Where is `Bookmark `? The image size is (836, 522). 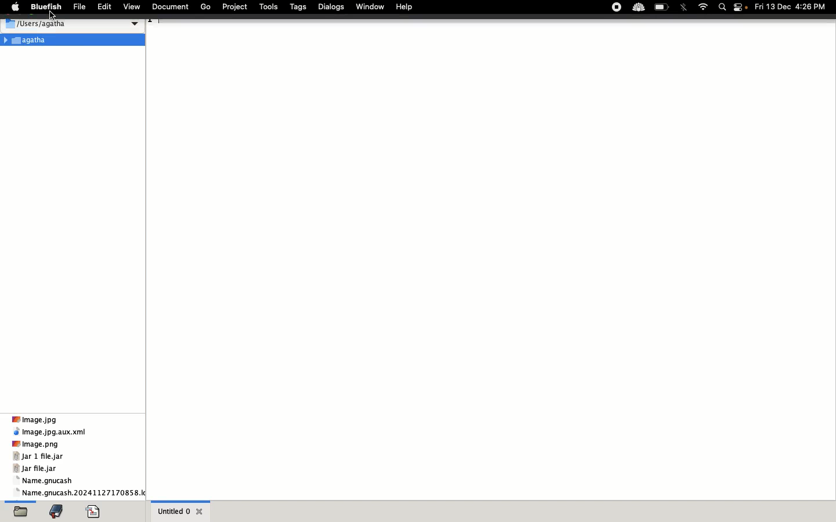
Bookmark  is located at coordinates (59, 512).